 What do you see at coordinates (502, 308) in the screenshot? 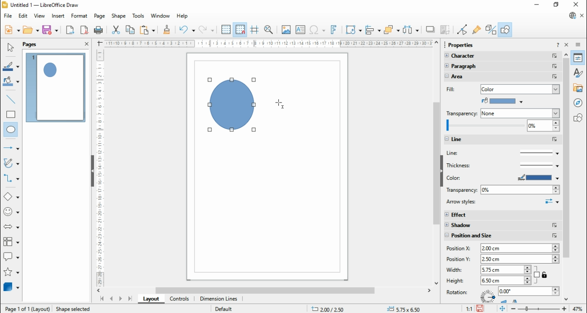
I see `fir page to current window` at bounding box center [502, 308].